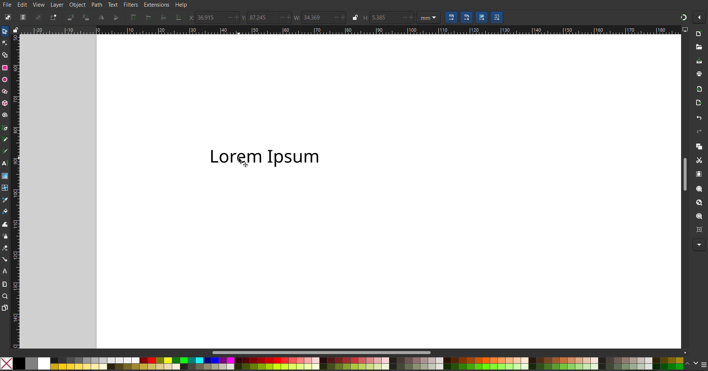 The width and height of the screenshot is (708, 371). What do you see at coordinates (699, 244) in the screenshot?
I see `More` at bounding box center [699, 244].